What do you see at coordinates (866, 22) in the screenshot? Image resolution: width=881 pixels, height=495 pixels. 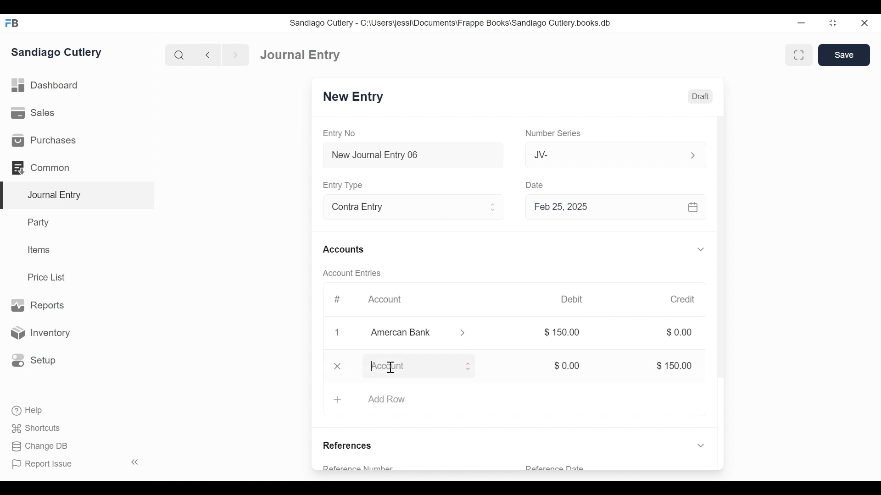 I see `Close` at bounding box center [866, 22].